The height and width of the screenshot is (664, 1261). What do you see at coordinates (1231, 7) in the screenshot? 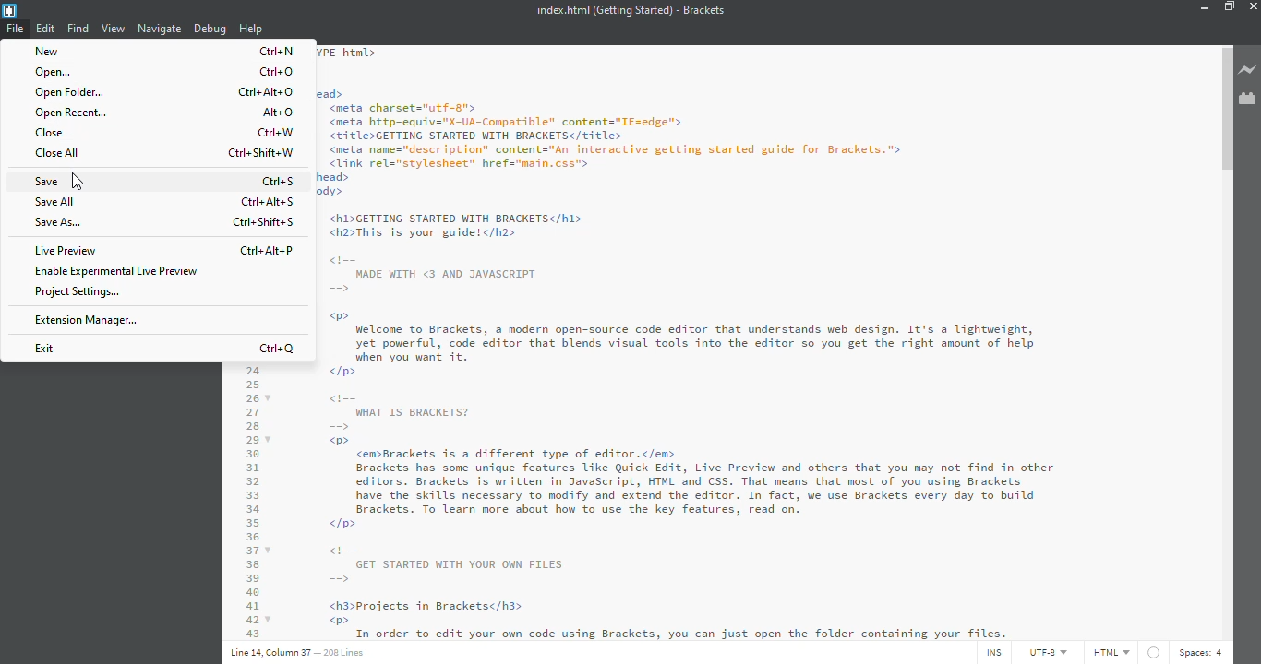
I see `maximize` at bounding box center [1231, 7].